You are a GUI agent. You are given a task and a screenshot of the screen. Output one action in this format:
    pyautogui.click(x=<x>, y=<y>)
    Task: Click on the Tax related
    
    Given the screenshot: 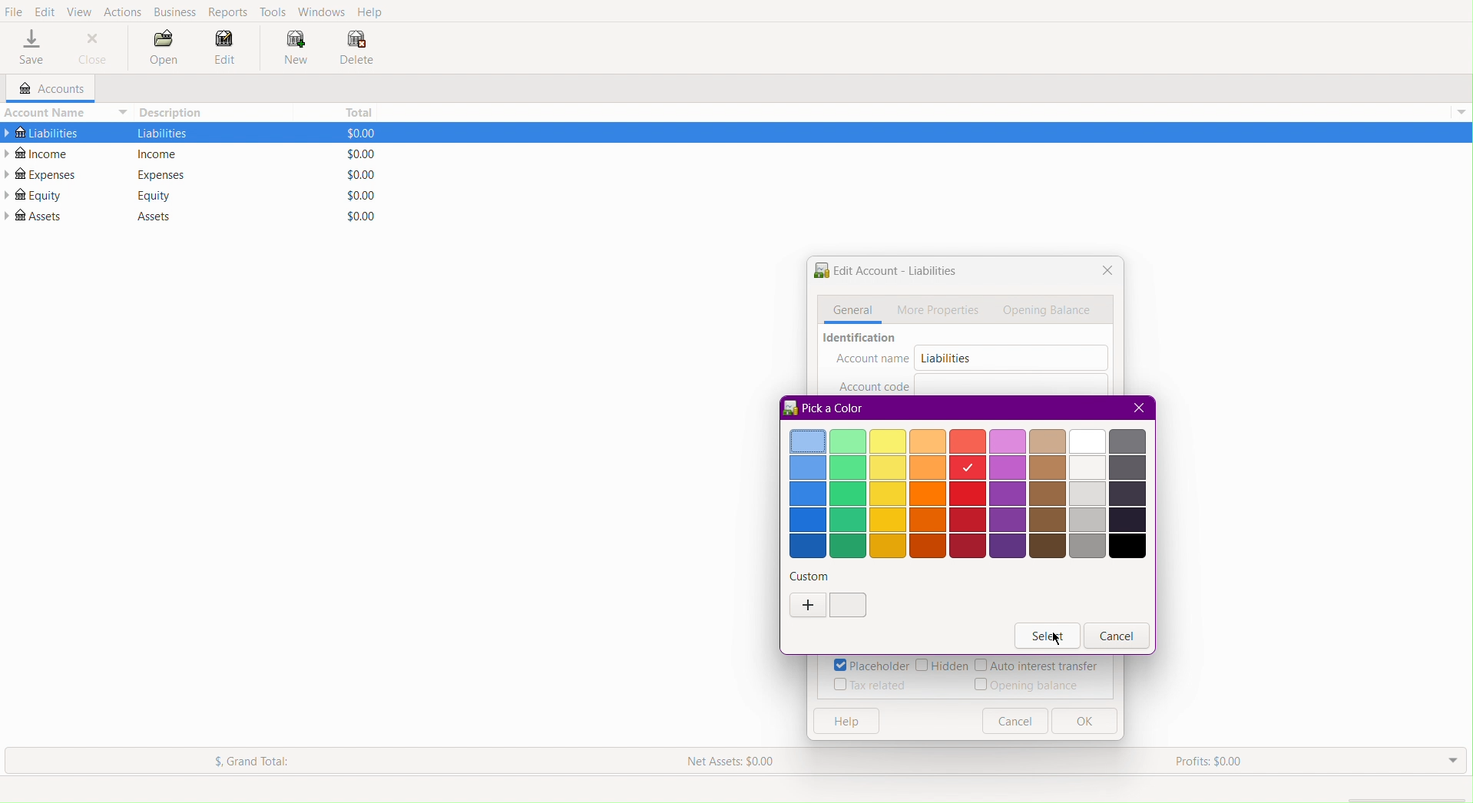 What is the action you would take?
    pyautogui.click(x=871, y=685)
    